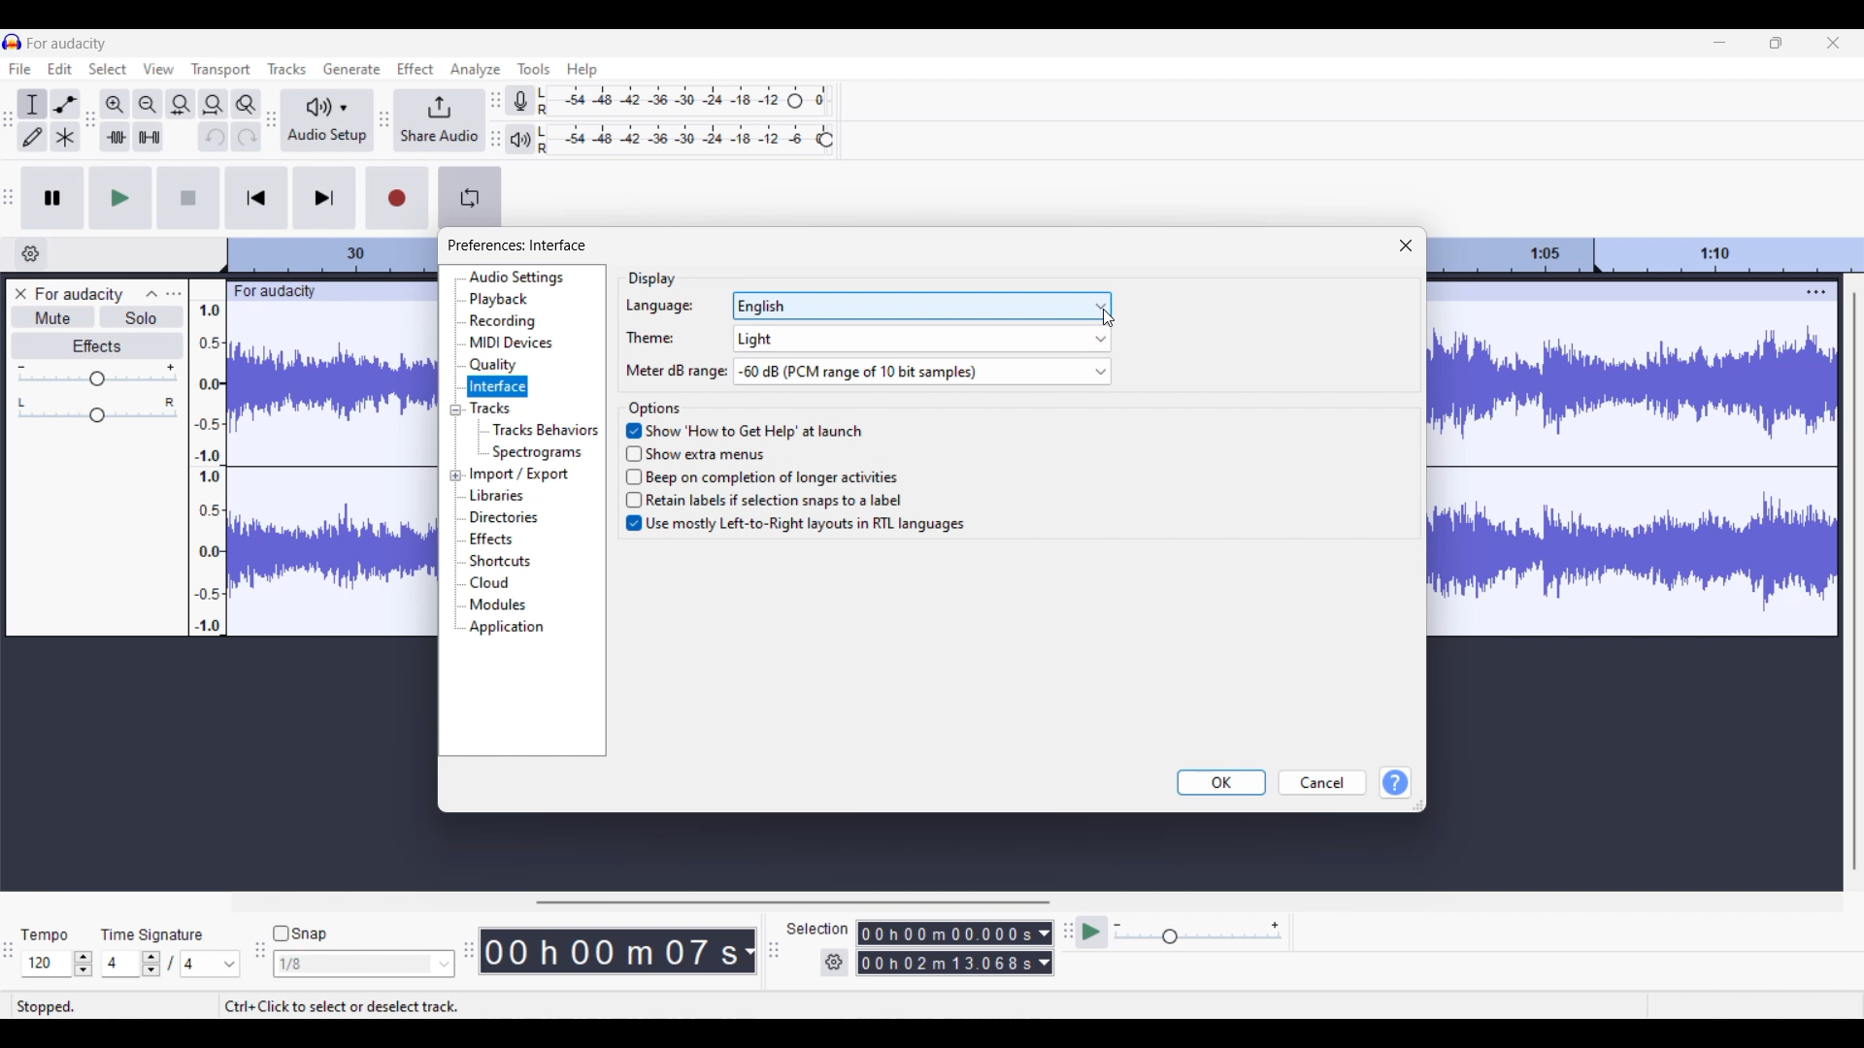 This screenshot has width=1864, height=1048. I want to click on Modules, so click(497, 604).